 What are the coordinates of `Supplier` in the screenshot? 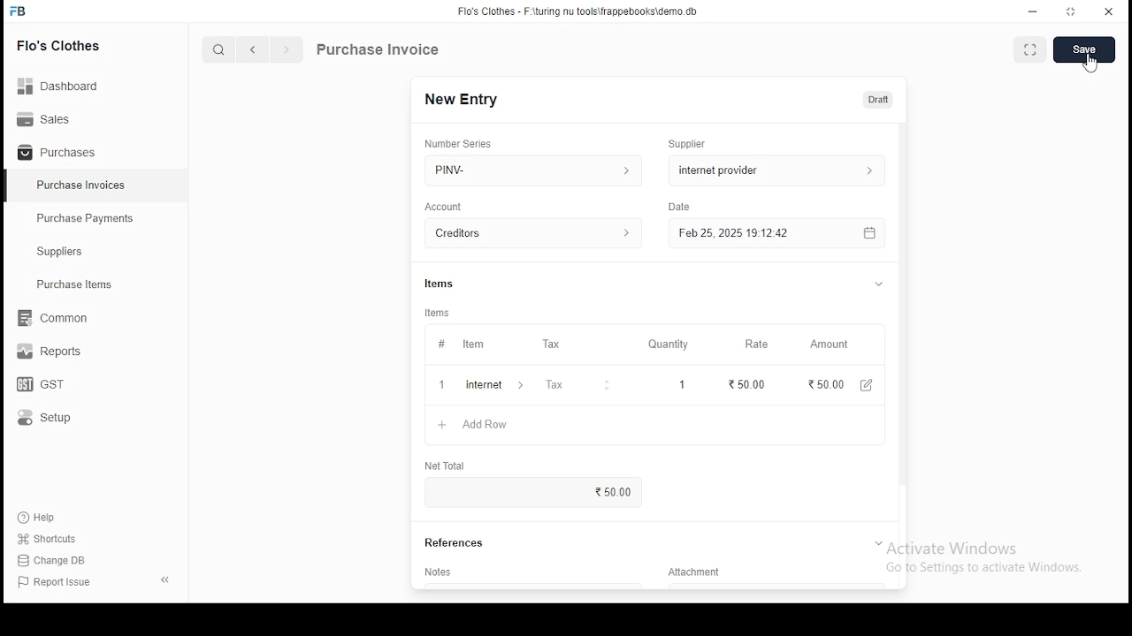 It's located at (688, 144).